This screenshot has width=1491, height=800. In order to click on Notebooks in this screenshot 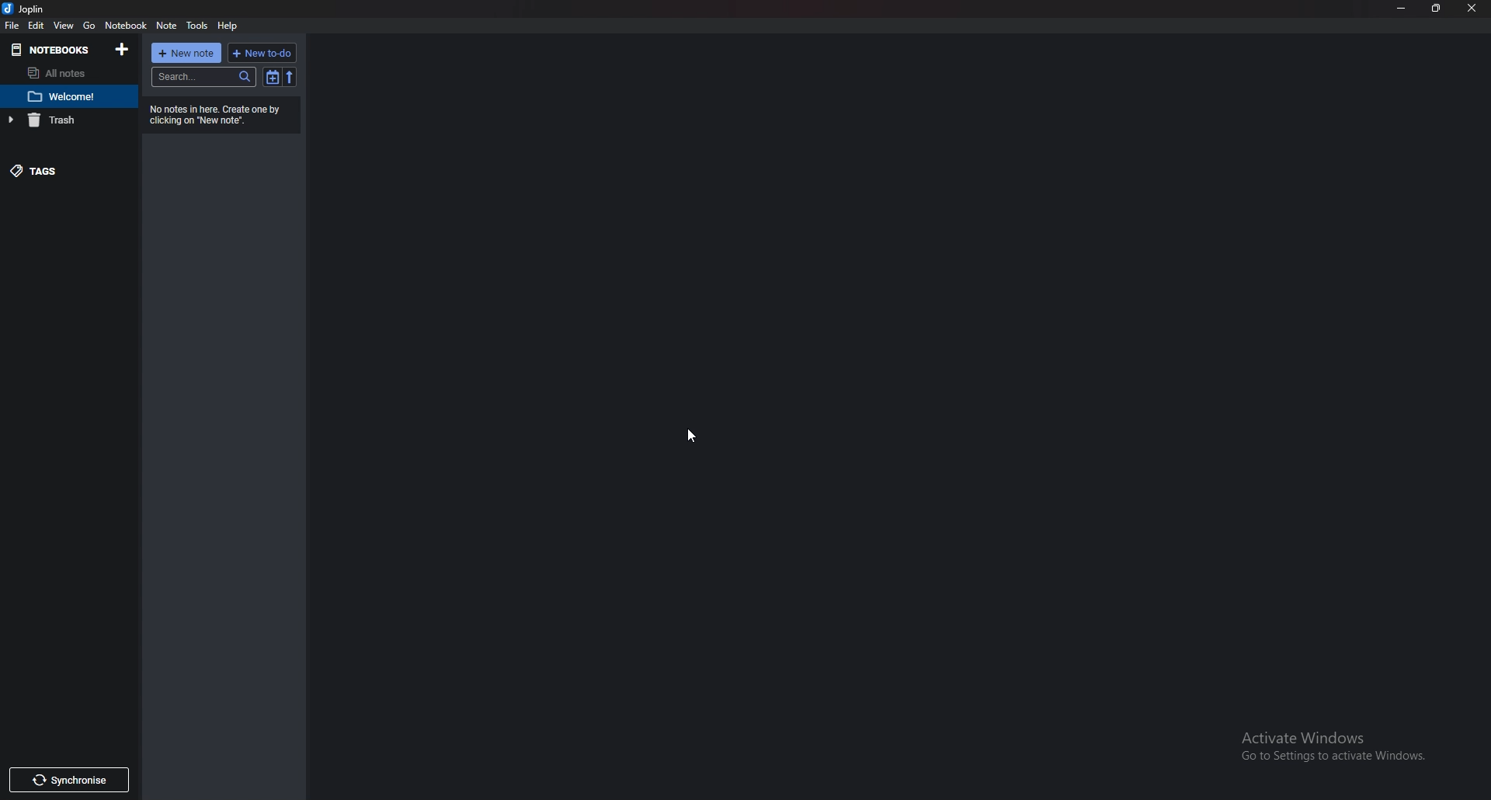, I will do `click(52, 51)`.